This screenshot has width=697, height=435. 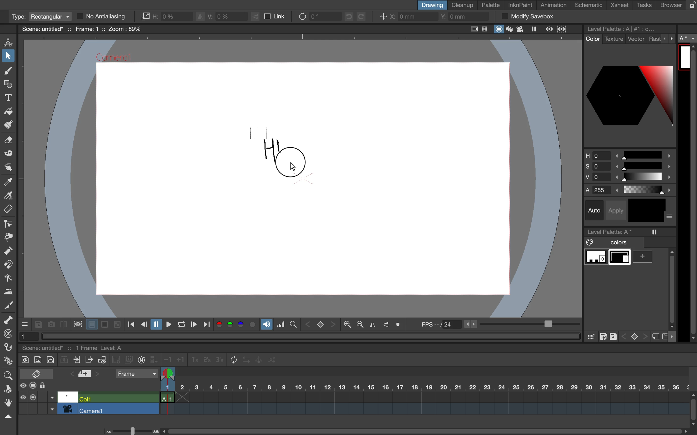 What do you see at coordinates (8, 167) in the screenshot?
I see `finger tool` at bounding box center [8, 167].